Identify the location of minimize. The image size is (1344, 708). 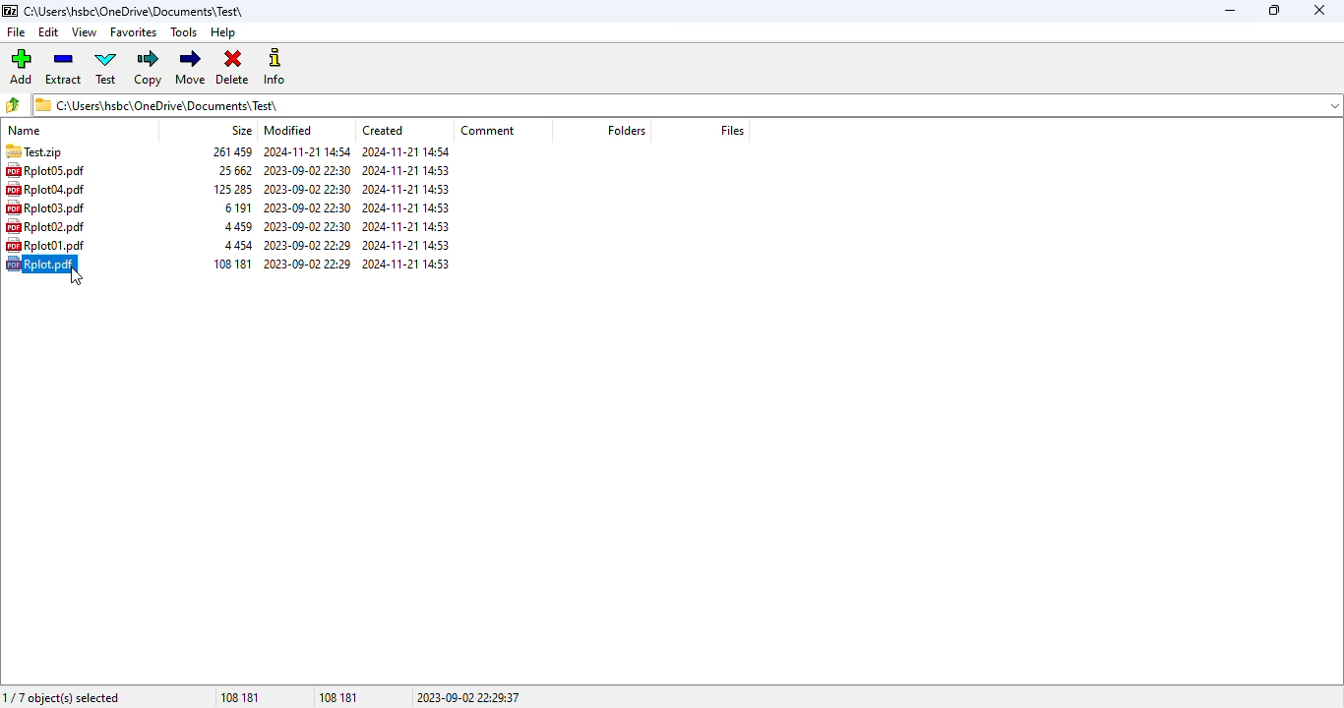
(1231, 11).